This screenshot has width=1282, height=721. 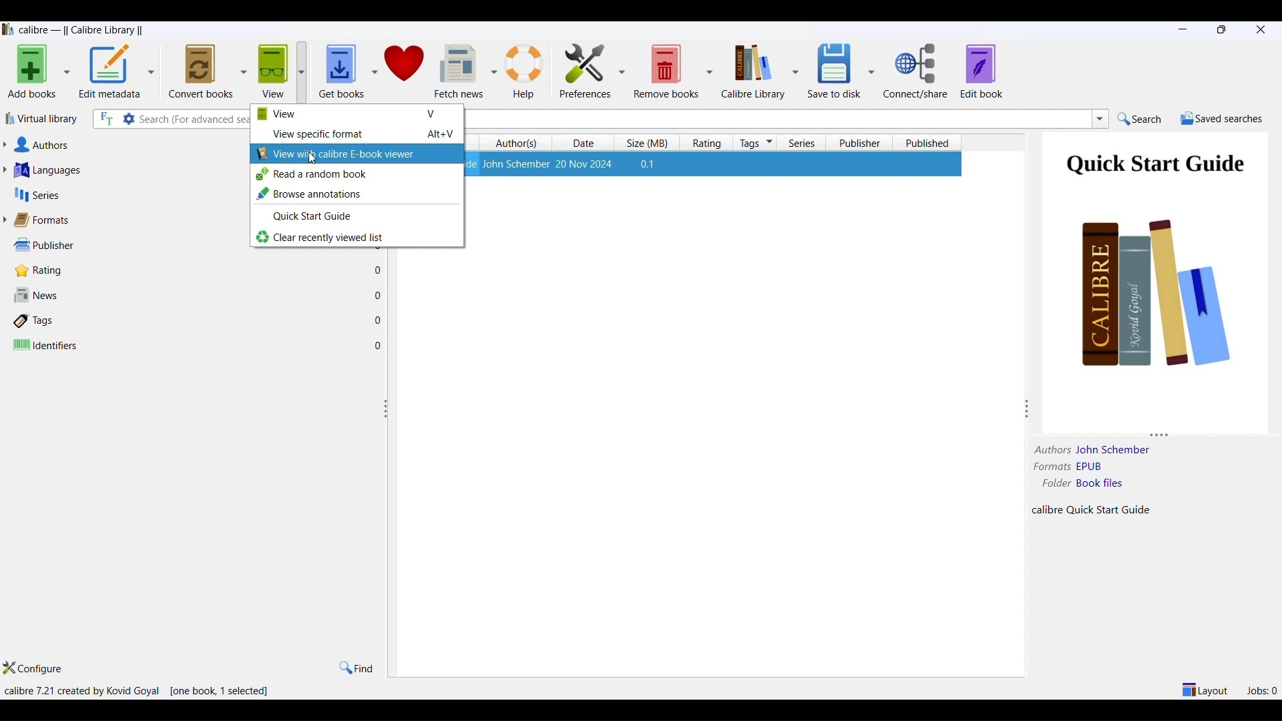 What do you see at coordinates (197, 71) in the screenshot?
I see `convert books` at bounding box center [197, 71].